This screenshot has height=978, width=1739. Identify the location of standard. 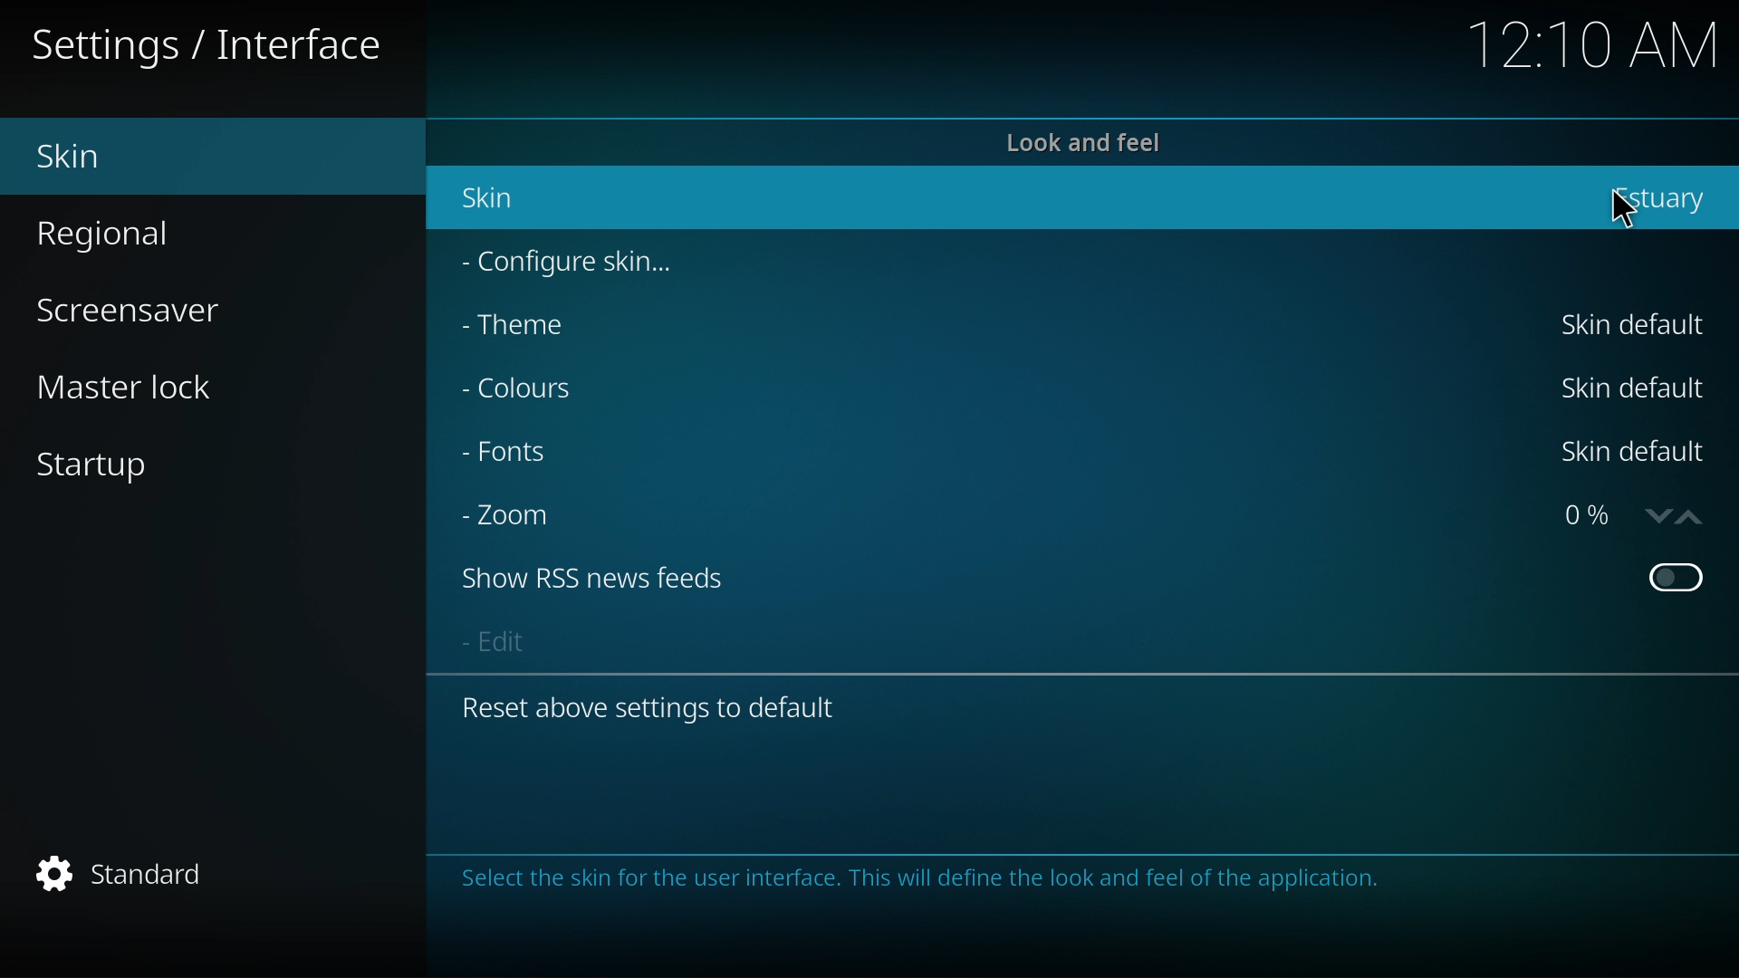
(134, 871).